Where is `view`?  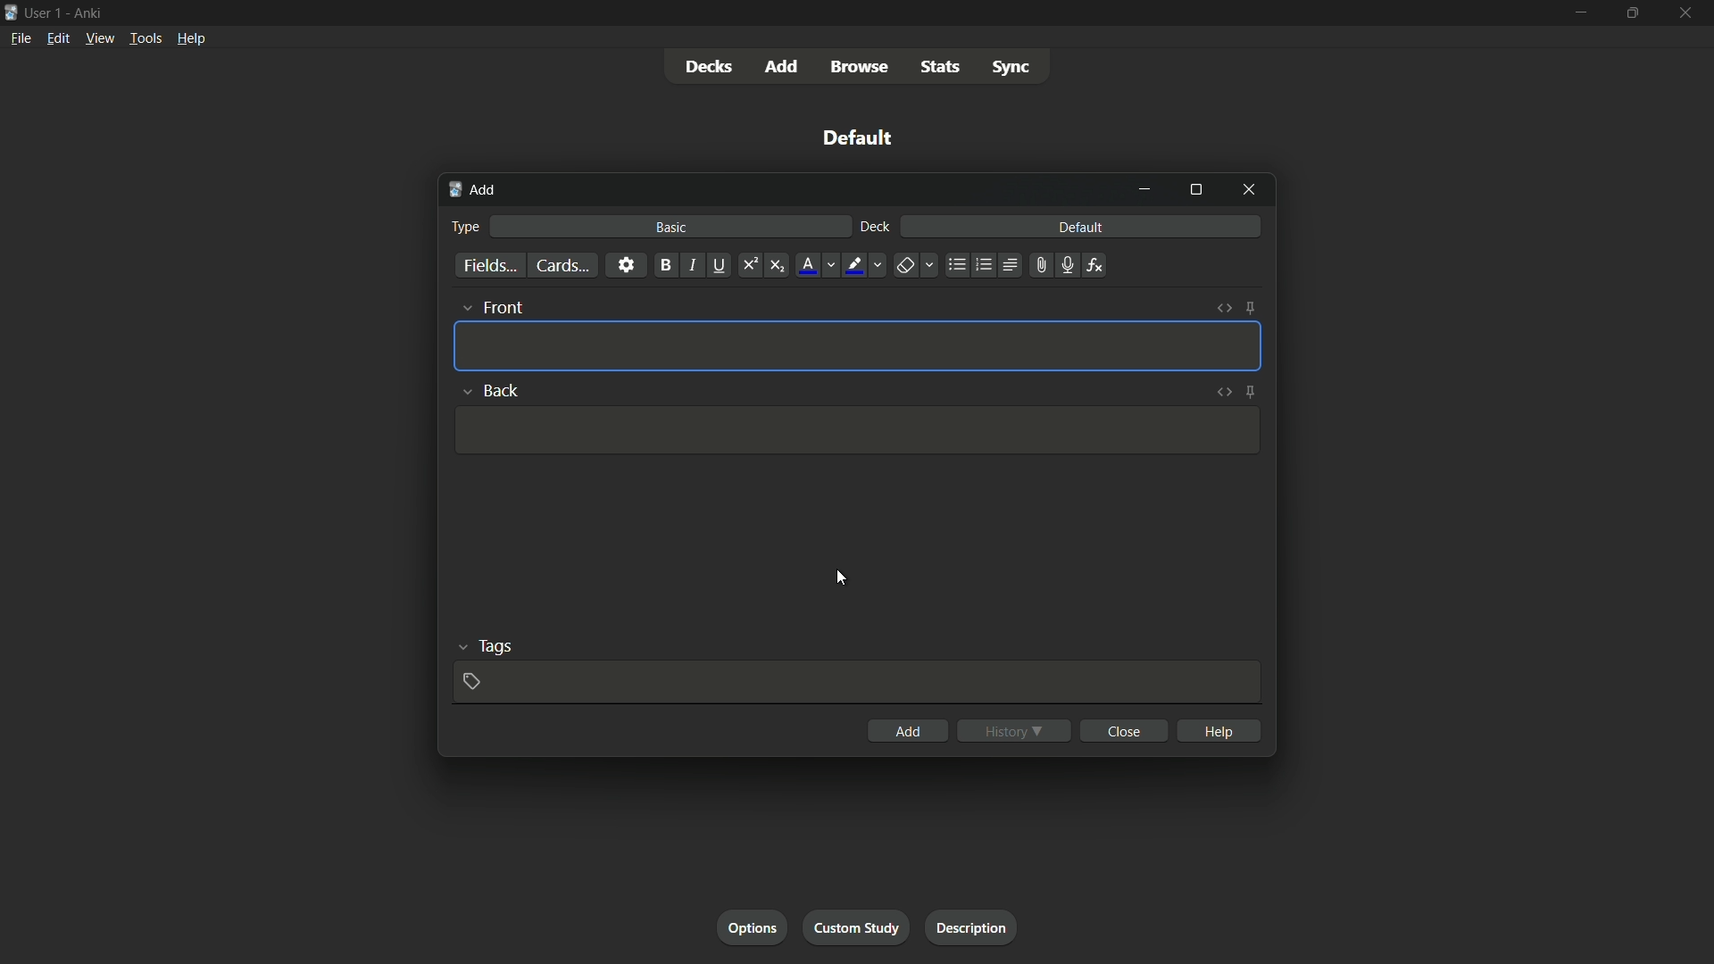
view is located at coordinates (100, 39).